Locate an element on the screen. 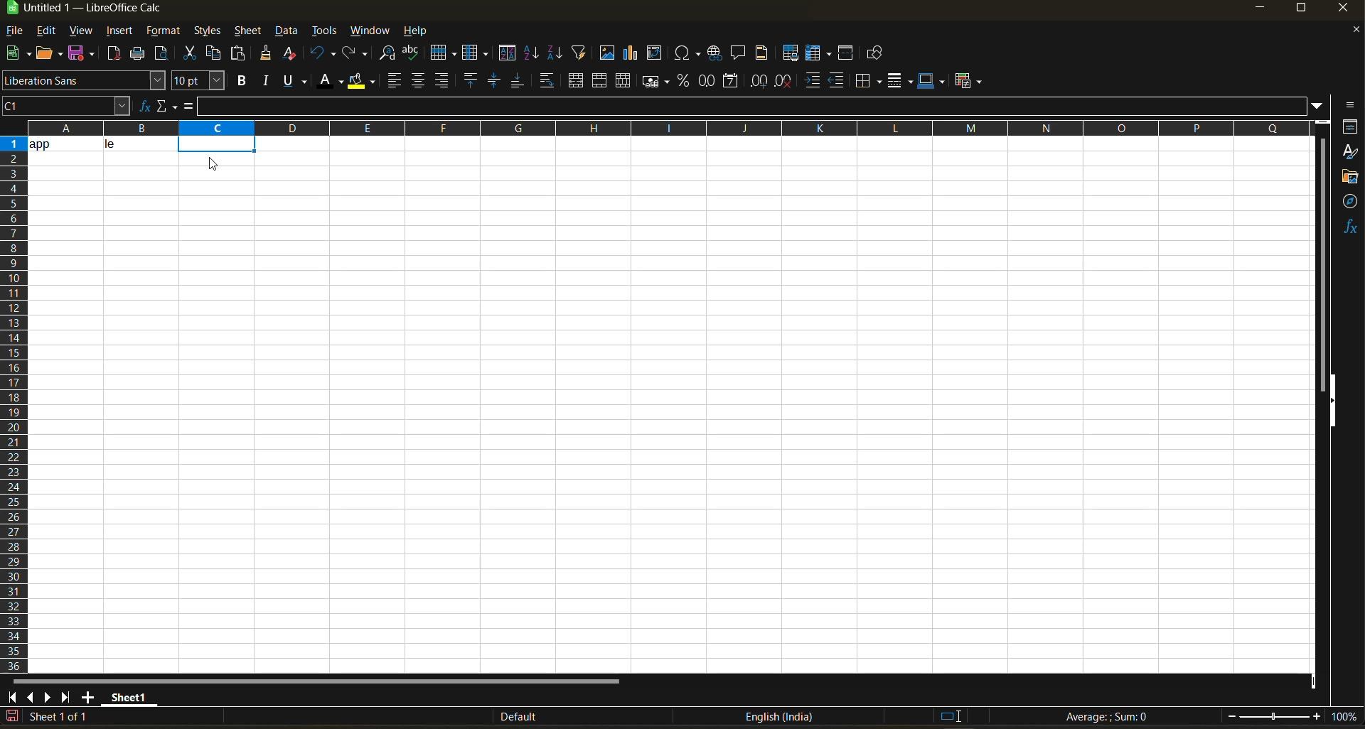  autofilter is located at coordinates (579, 51).